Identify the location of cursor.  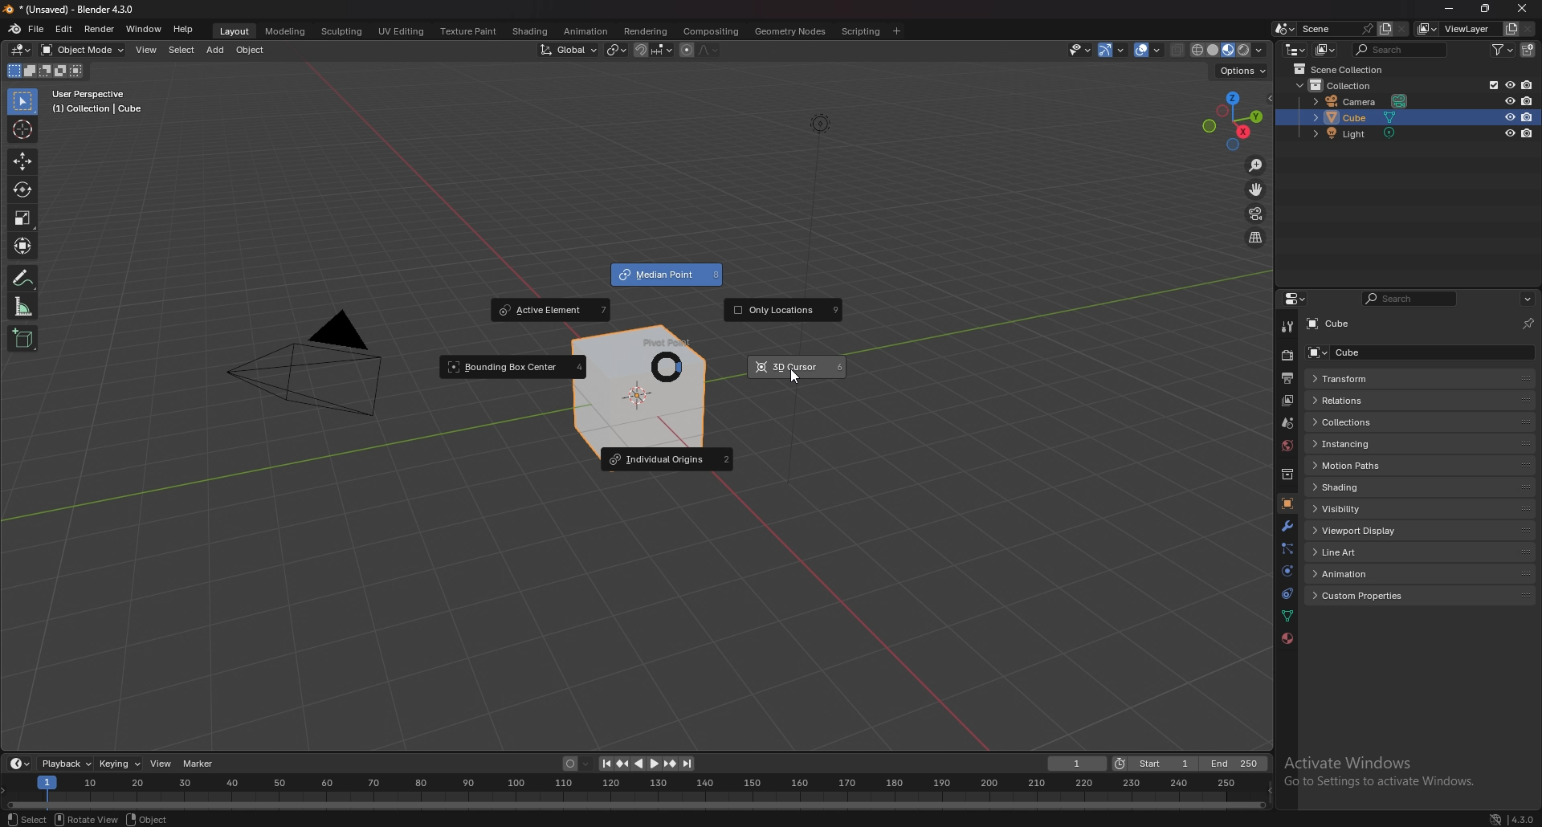
(22, 129).